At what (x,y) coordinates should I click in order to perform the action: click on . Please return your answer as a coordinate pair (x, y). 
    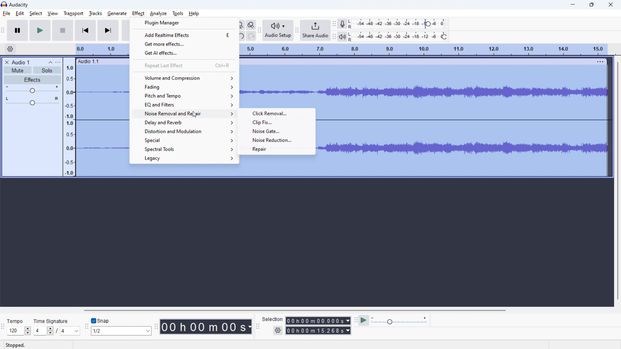
    Looking at the image, I should click on (276, 140).